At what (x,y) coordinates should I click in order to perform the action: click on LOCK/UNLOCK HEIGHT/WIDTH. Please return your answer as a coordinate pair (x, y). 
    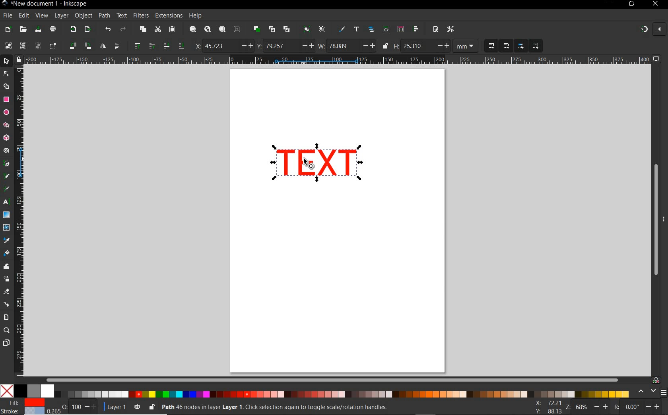
    Looking at the image, I should click on (386, 46).